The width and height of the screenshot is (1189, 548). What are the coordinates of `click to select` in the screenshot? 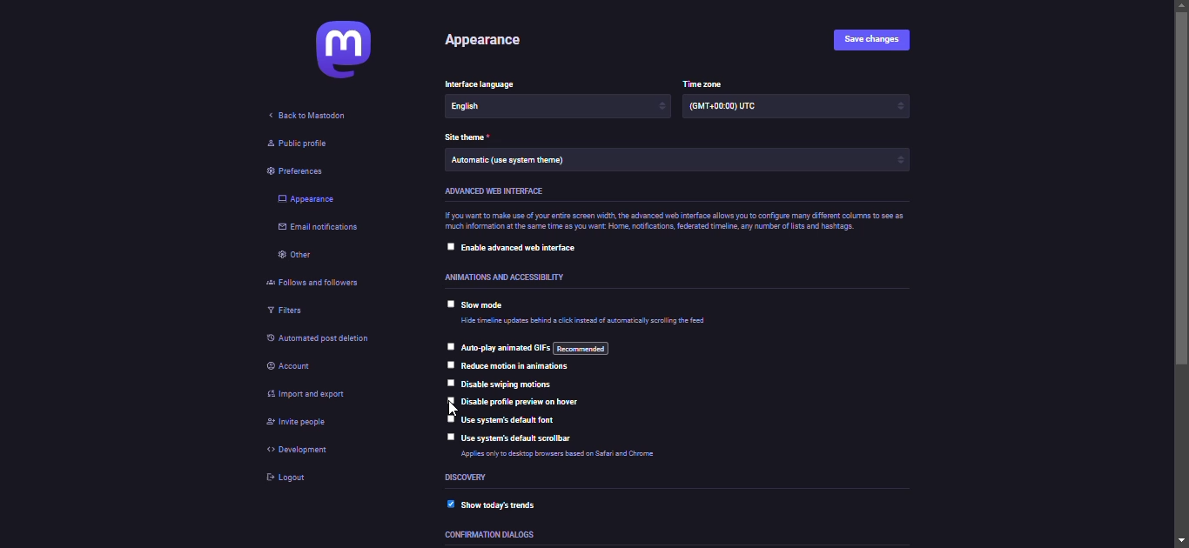 It's located at (450, 382).